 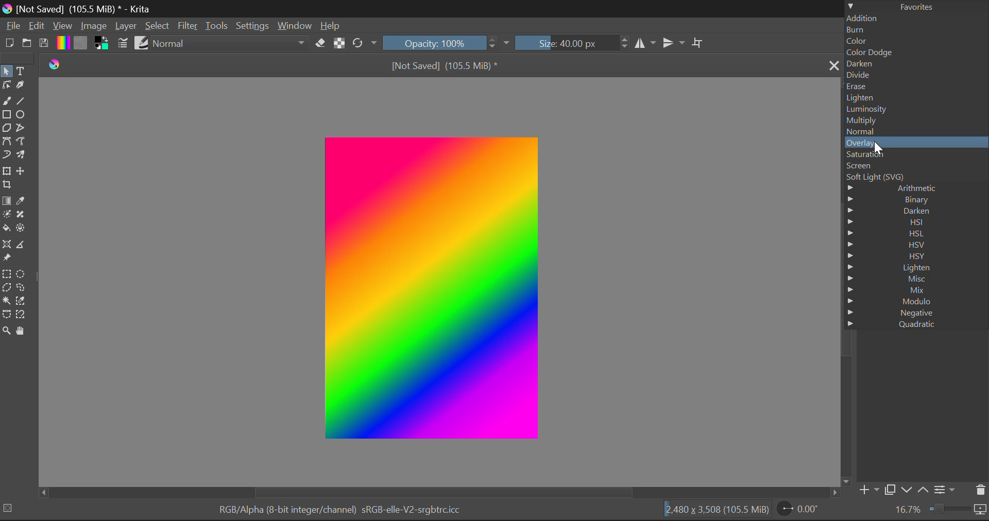 What do you see at coordinates (82, 45) in the screenshot?
I see `Pattern` at bounding box center [82, 45].